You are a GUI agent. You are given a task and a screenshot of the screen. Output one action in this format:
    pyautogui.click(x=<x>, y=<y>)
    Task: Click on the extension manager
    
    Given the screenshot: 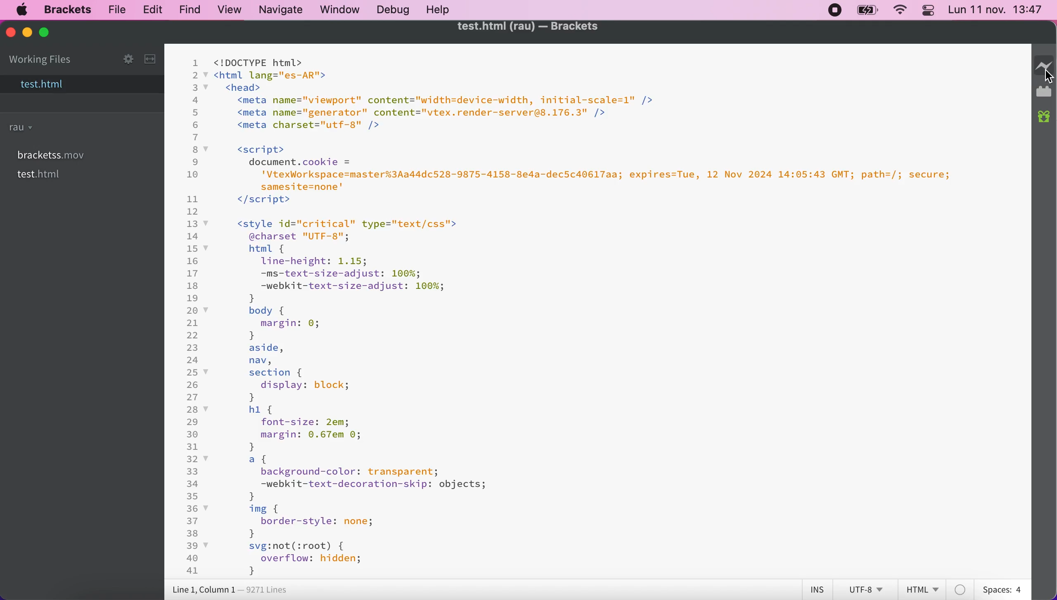 What is the action you would take?
    pyautogui.click(x=1045, y=91)
    